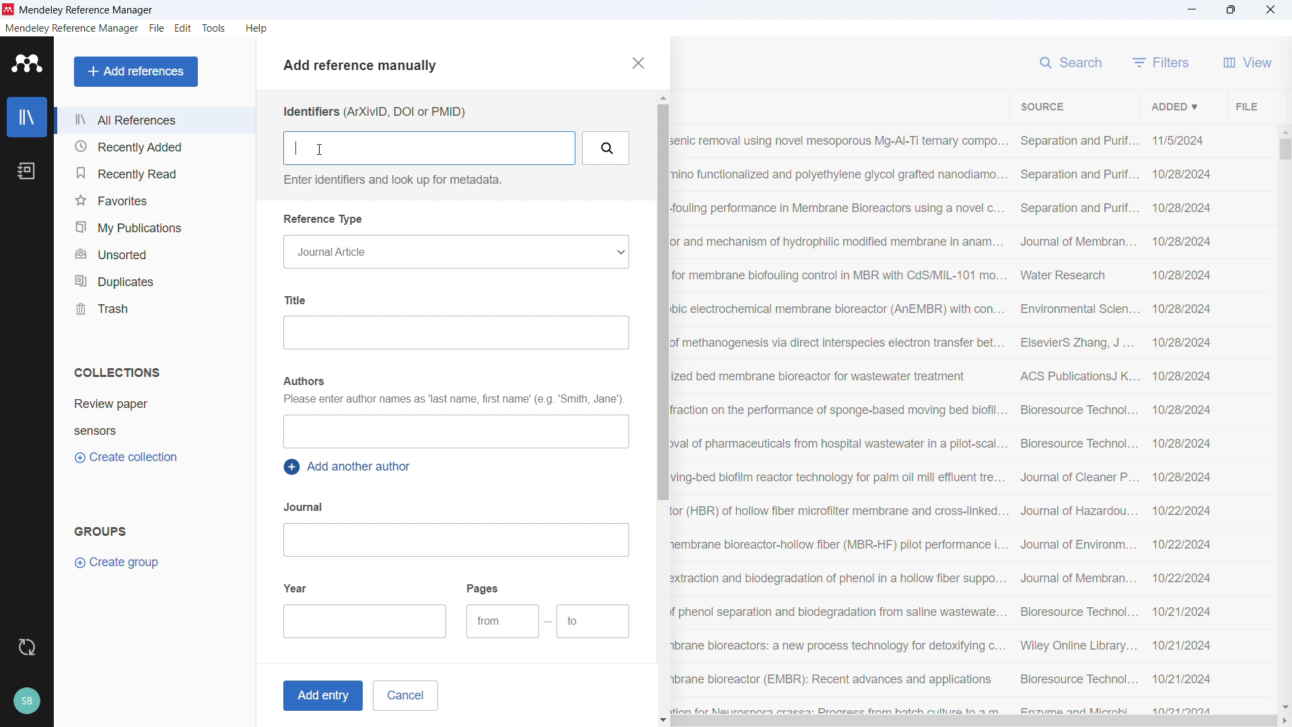 The height and width of the screenshot is (727, 1292). I want to click on Identifiers, so click(373, 112).